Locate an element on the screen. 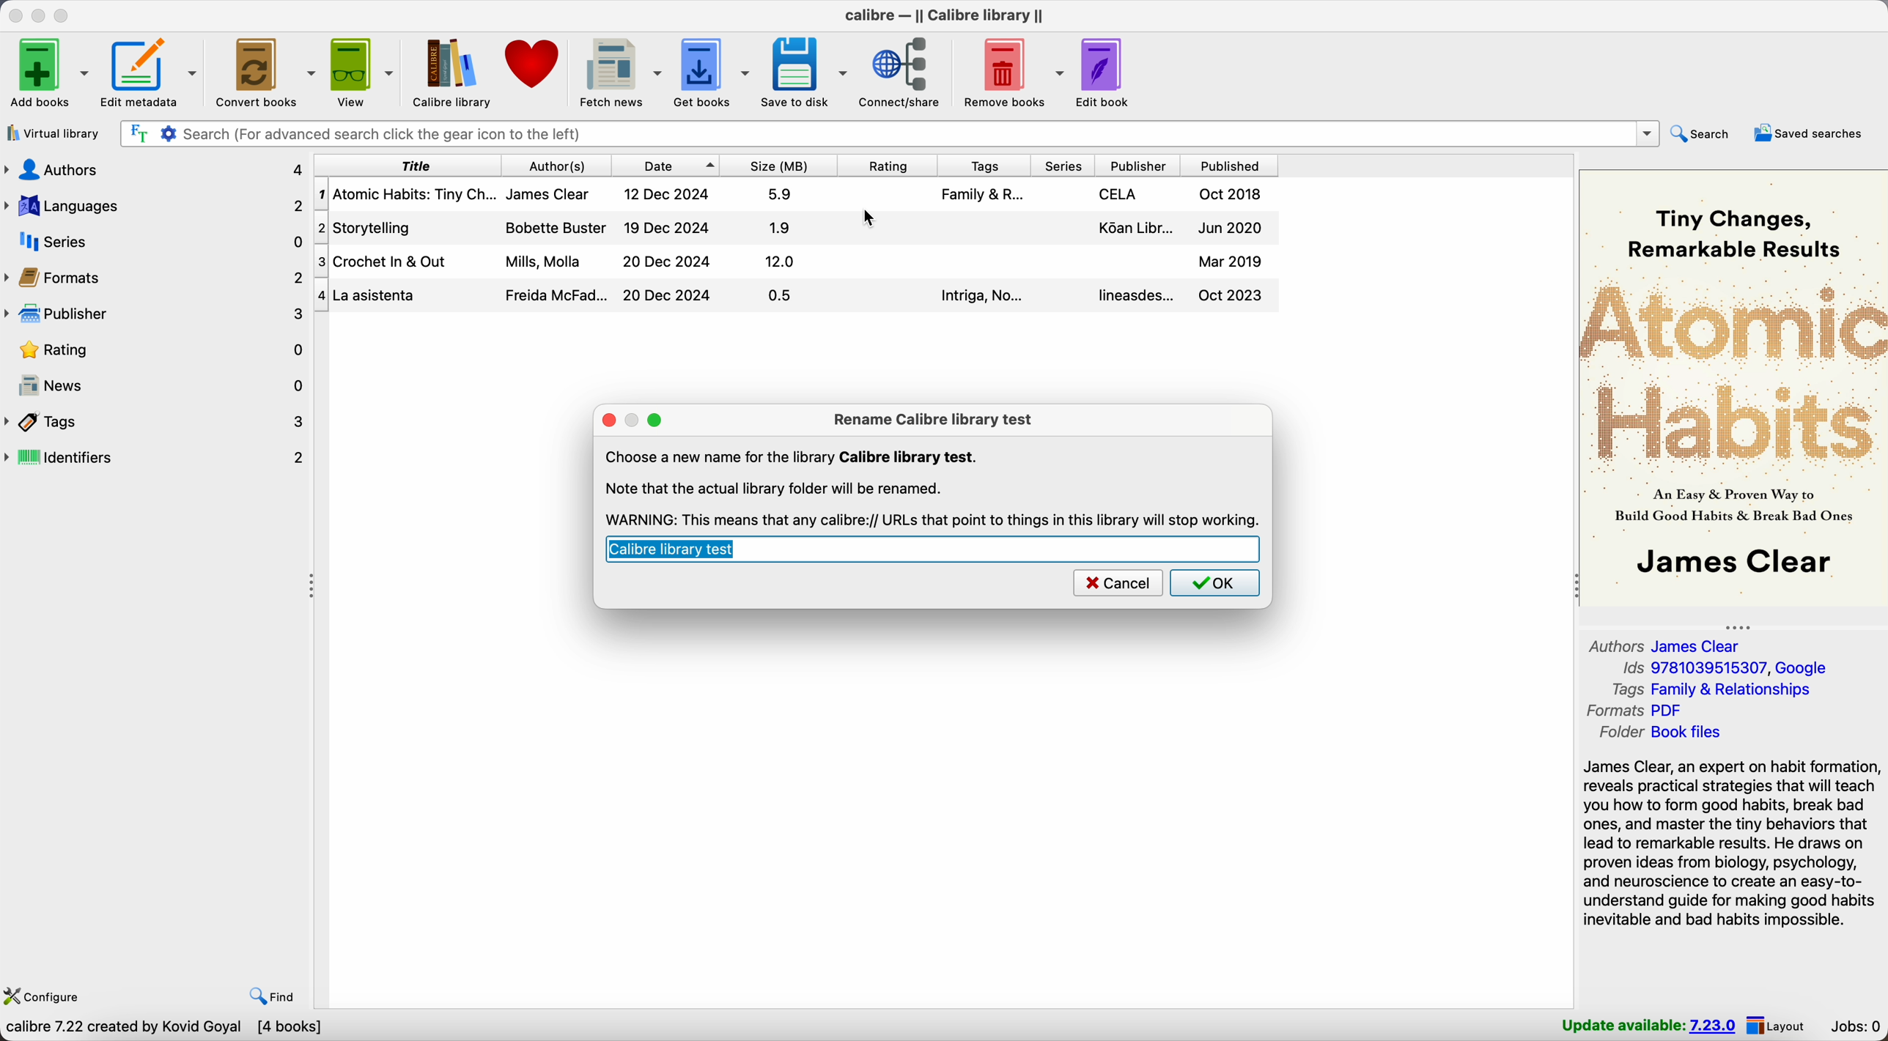 The width and height of the screenshot is (1888, 1041). Ids 9781039515307, Google is located at coordinates (1726, 665).